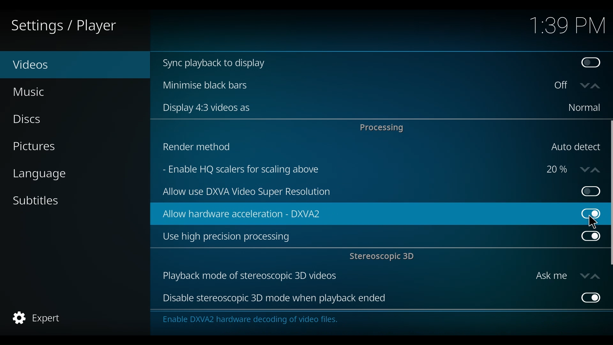  Describe the element at coordinates (597, 86) in the screenshot. I see `up` at that location.